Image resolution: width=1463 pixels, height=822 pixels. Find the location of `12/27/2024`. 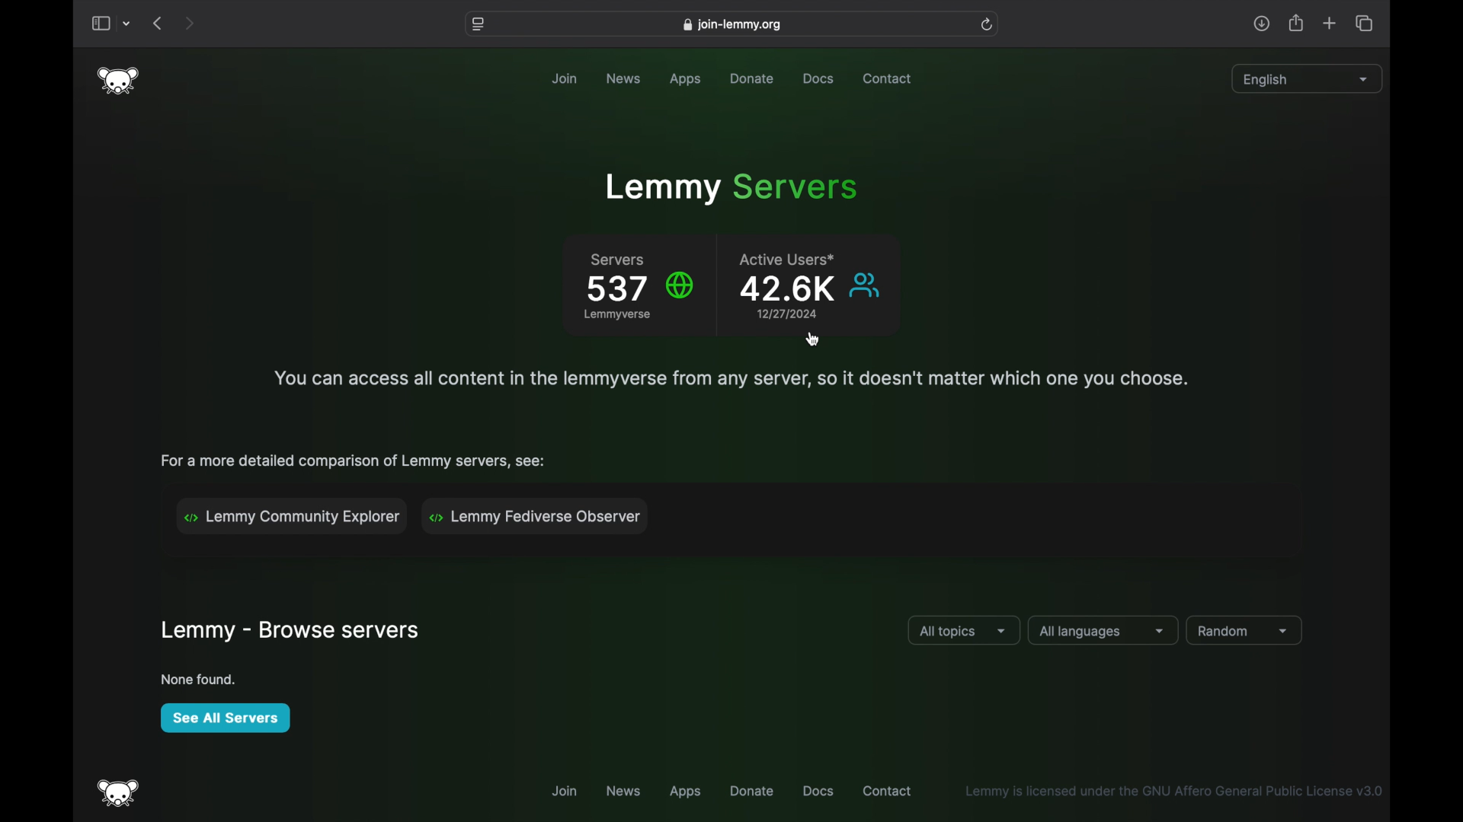

12/27/2024 is located at coordinates (780, 313).